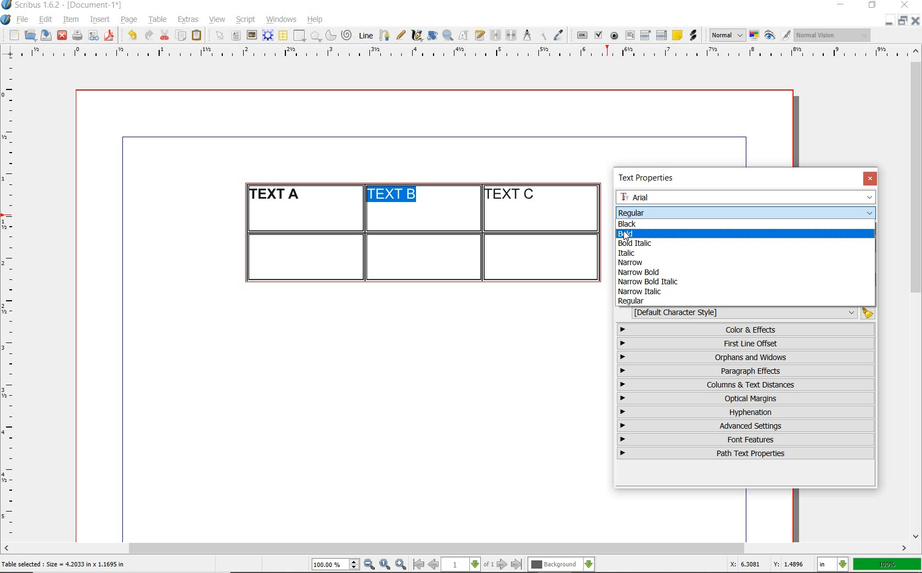 The image size is (922, 573). What do you see at coordinates (182, 36) in the screenshot?
I see `copy` at bounding box center [182, 36].